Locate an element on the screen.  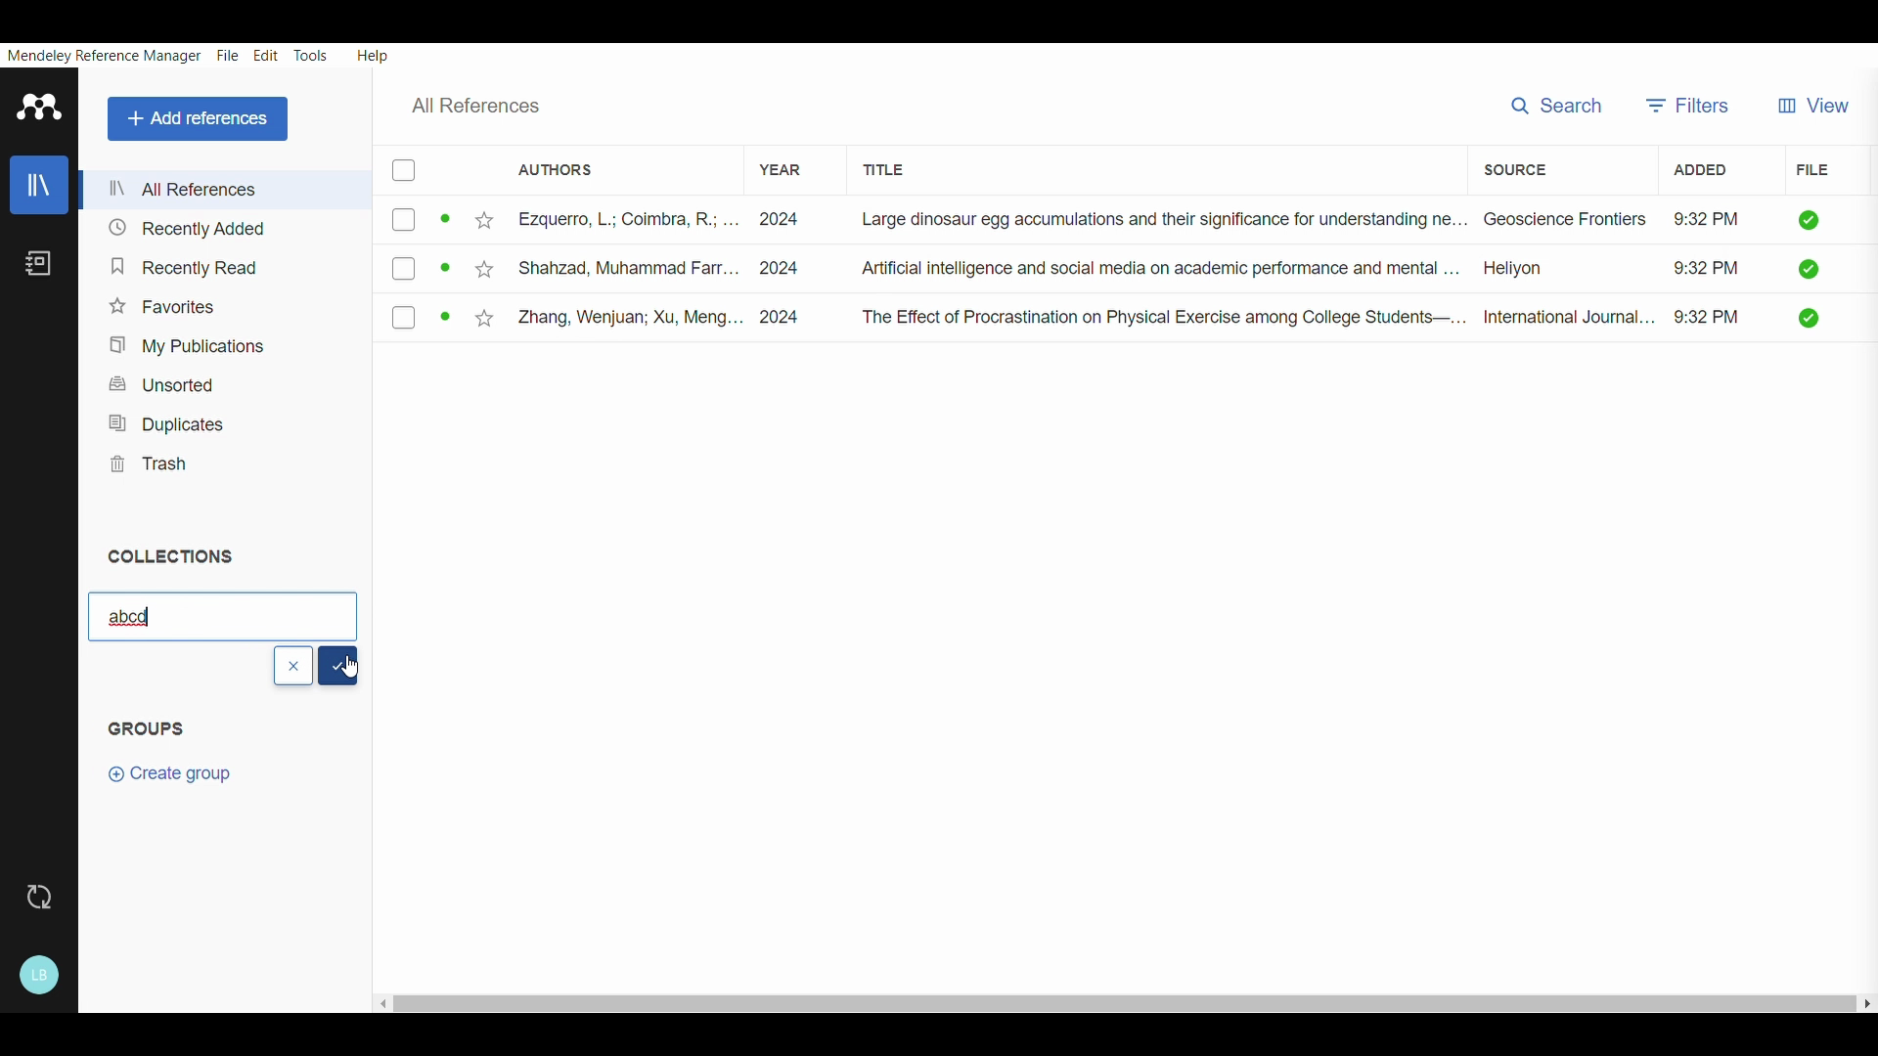
Mendeley Reference Manager is located at coordinates (105, 55).